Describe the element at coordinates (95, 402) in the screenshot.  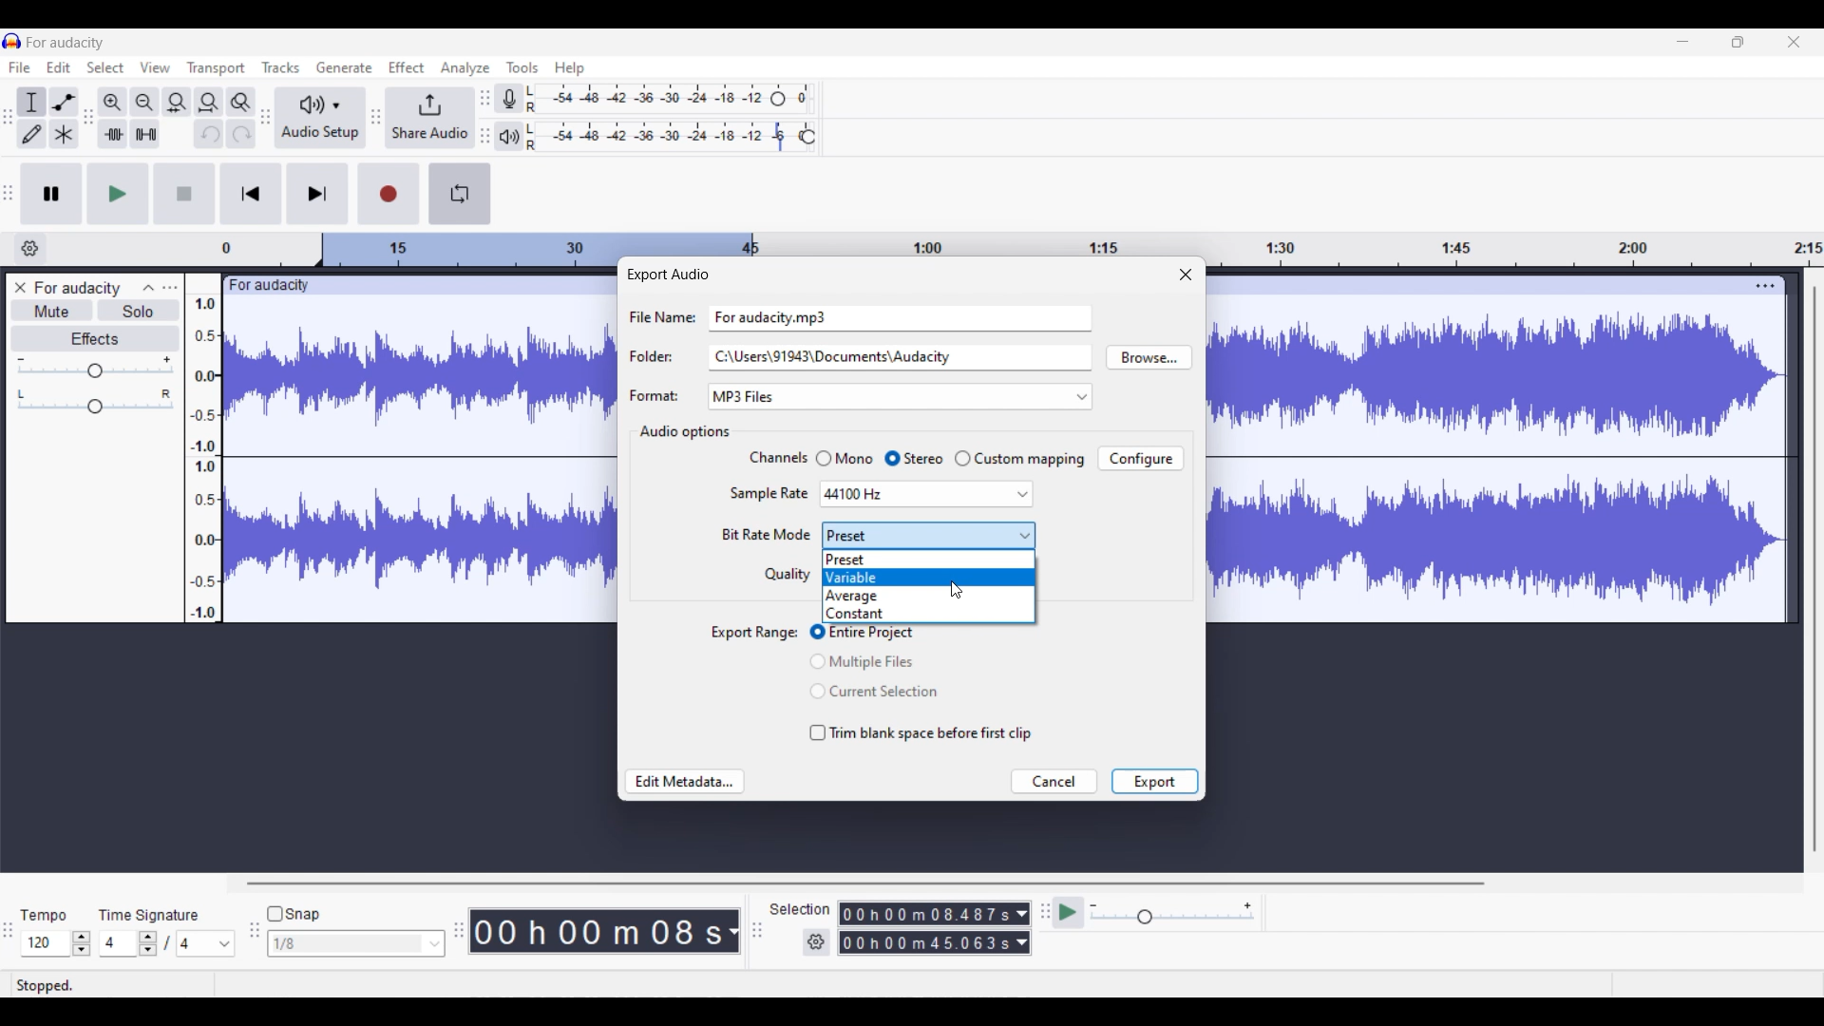
I see `Pan scale` at that location.